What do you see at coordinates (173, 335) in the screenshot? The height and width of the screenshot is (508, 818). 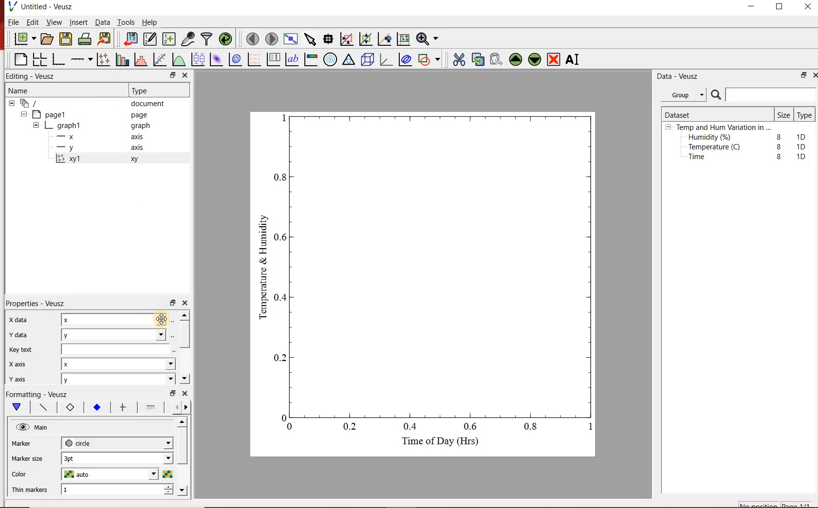 I see `Select using dataset browser` at bounding box center [173, 335].